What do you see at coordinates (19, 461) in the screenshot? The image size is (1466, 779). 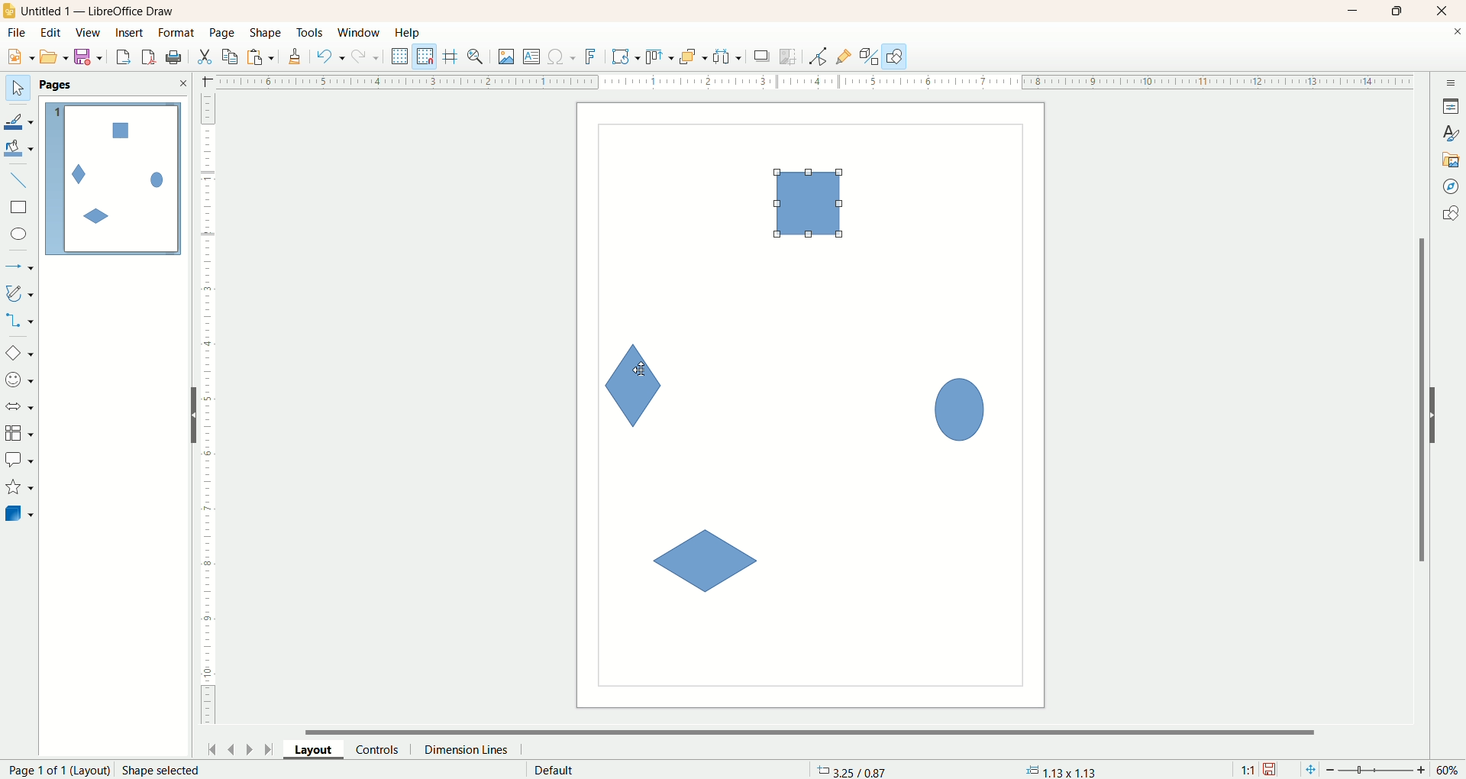 I see `callout shapes` at bounding box center [19, 461].